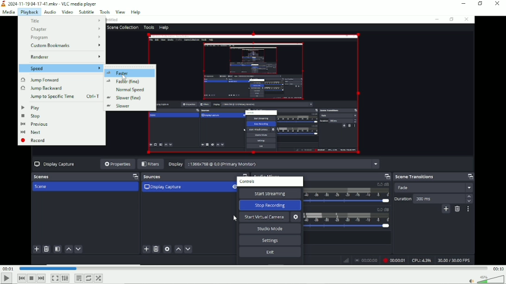  Describe the element at coordinates (125, 77) in the screenshot. I see `cursor` at that location.